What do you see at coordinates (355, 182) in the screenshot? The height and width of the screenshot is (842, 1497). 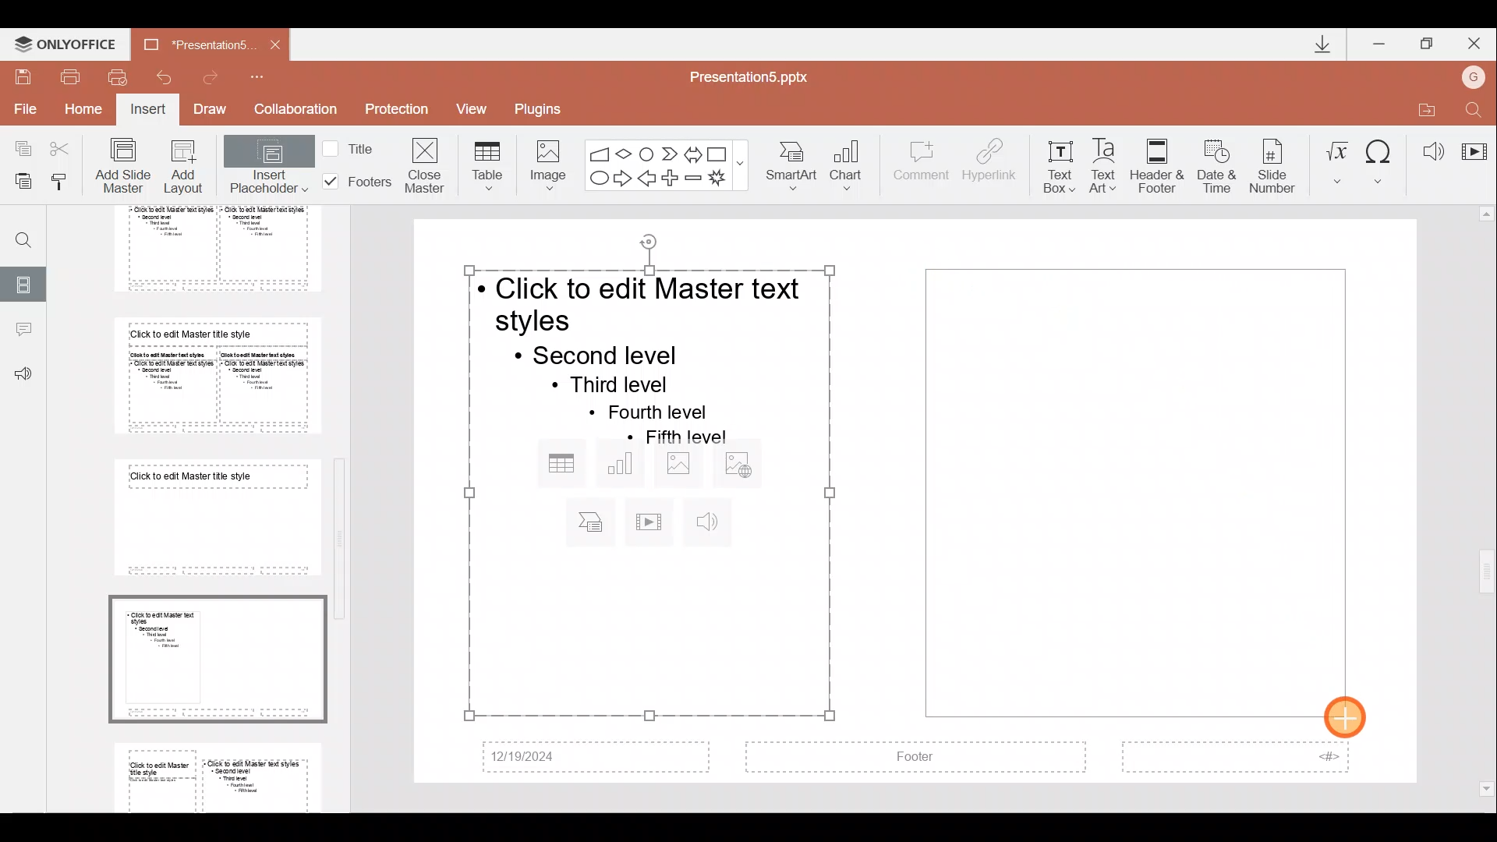 I see `Footers` at bounding box center [355, 182].